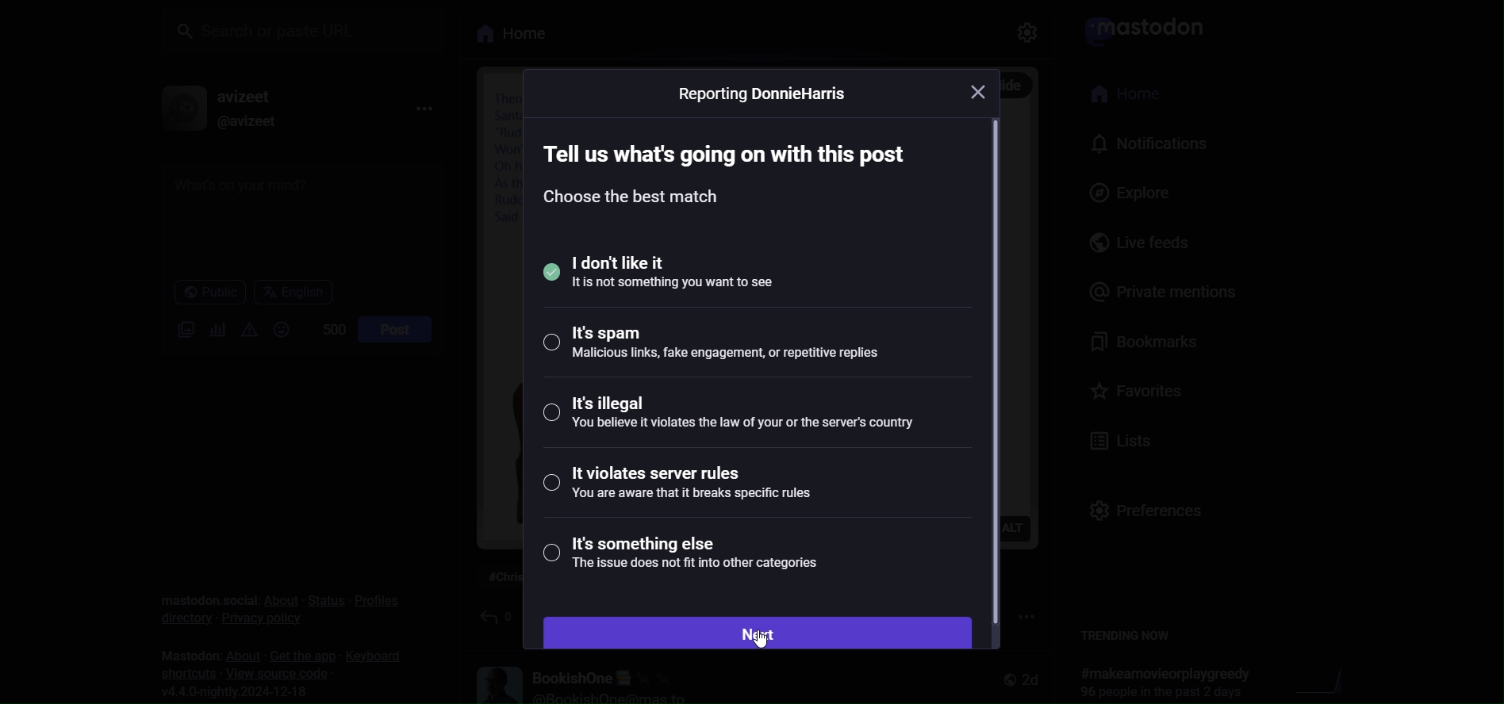 The width and height of the screenshot is (1504, 704). I want to click on home, so click(1119, 94).